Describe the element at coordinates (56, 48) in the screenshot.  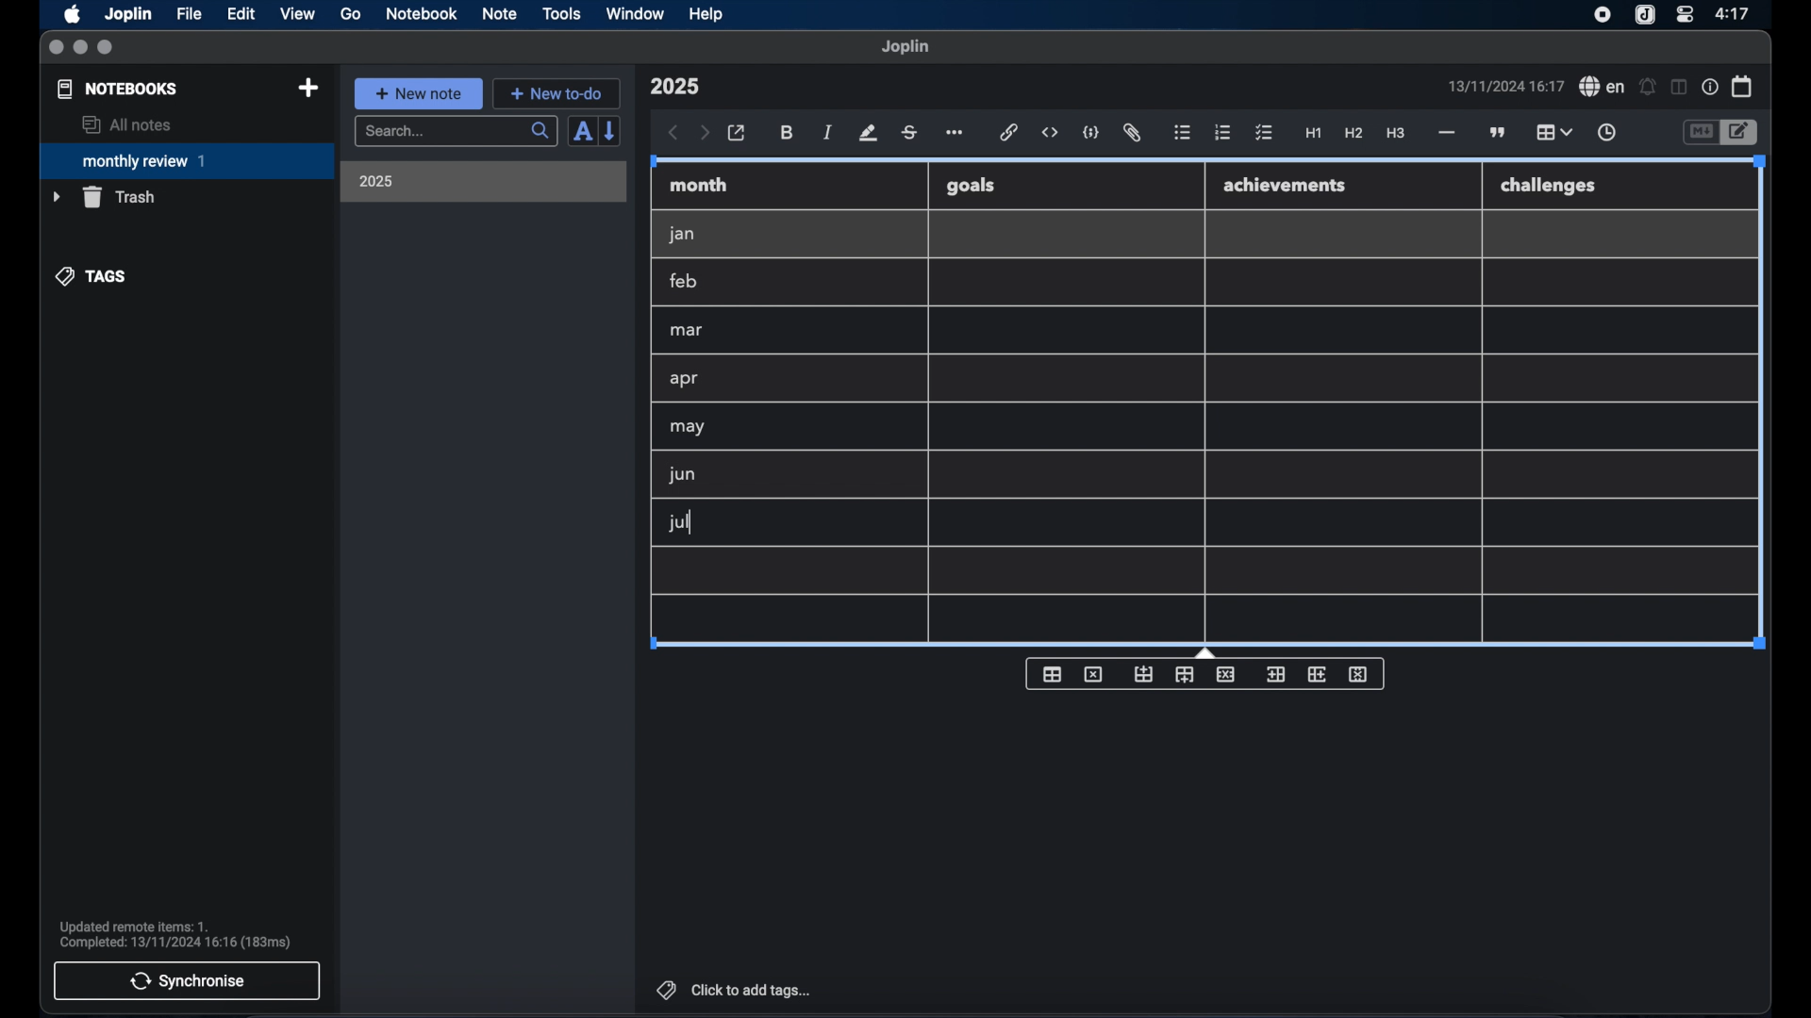
I see `close` at that location.